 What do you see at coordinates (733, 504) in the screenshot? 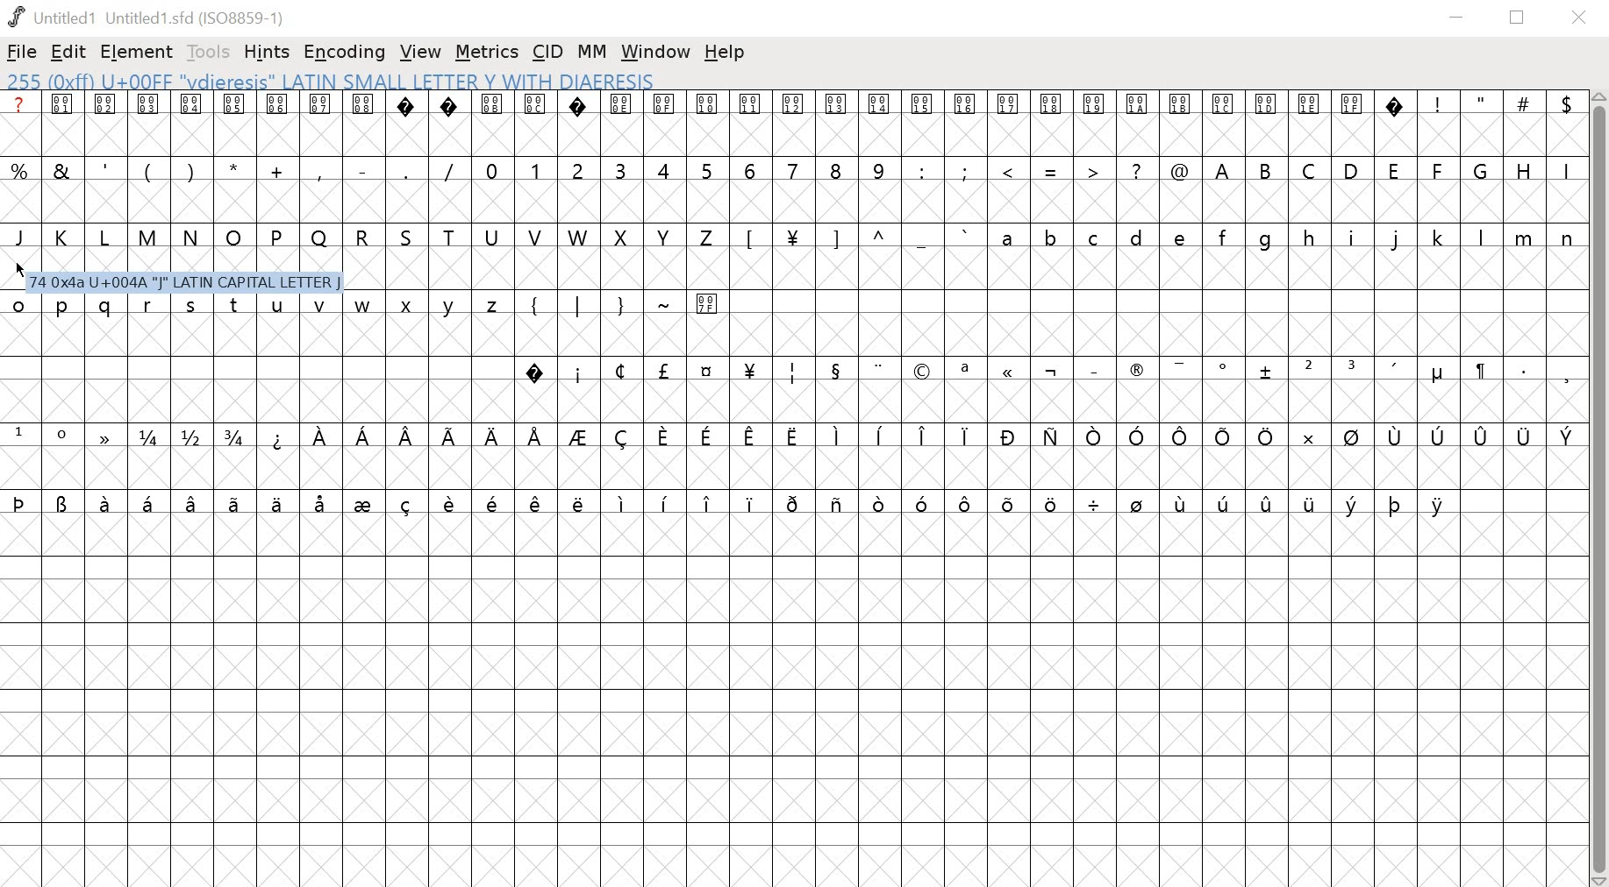
I see `symbols` at bounding box center [733, 504].